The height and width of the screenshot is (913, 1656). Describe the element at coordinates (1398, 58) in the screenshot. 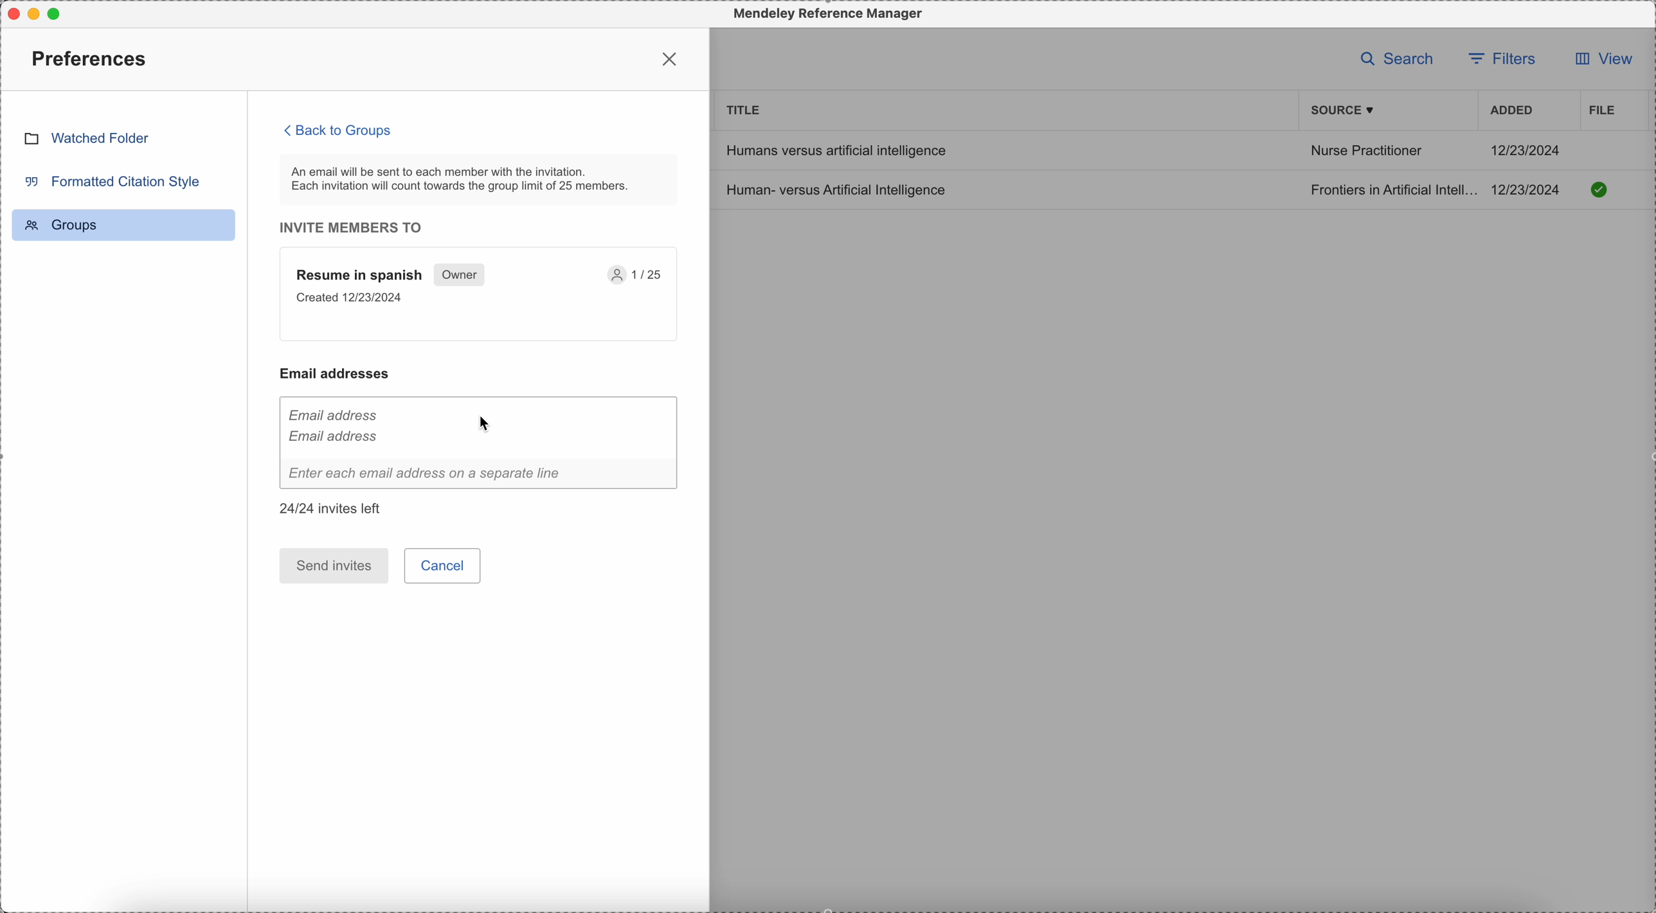

I see `search` at that location.